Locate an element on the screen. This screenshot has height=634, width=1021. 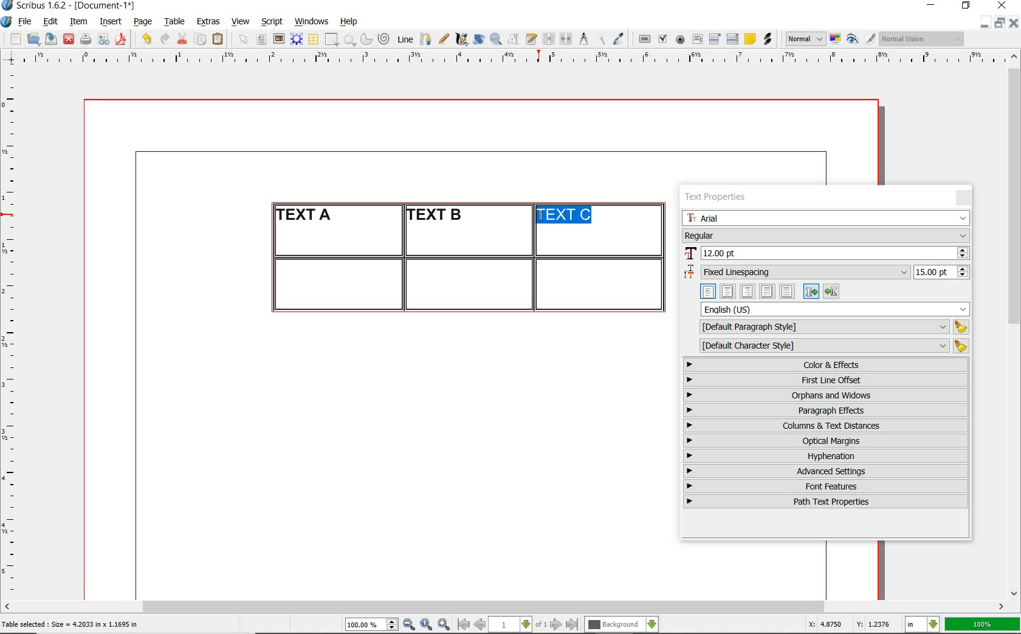
font features is located at coordinates (826, 486).